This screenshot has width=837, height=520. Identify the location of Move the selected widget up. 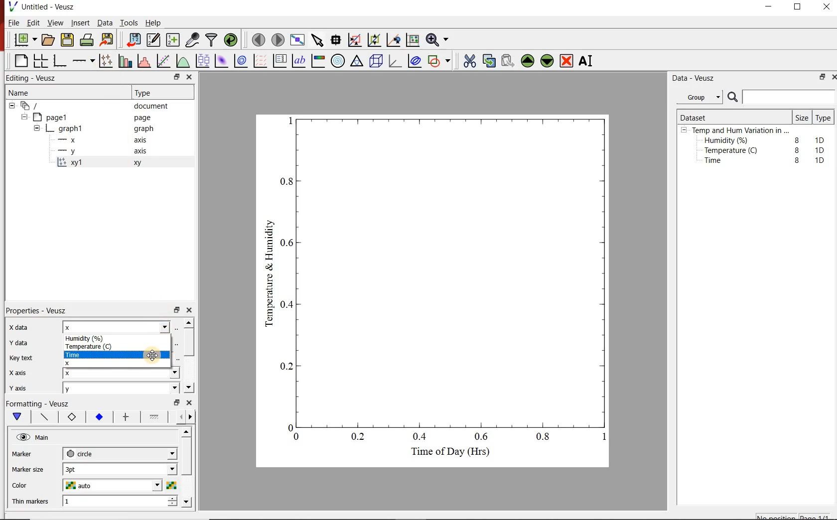
(528, 60).